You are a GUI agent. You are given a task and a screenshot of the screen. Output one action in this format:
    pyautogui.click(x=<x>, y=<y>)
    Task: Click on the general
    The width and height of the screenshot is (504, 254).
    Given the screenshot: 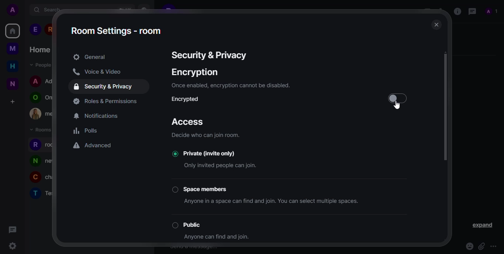 What is the action you would take?
    pyautogui.click(x=90, y=56)
    